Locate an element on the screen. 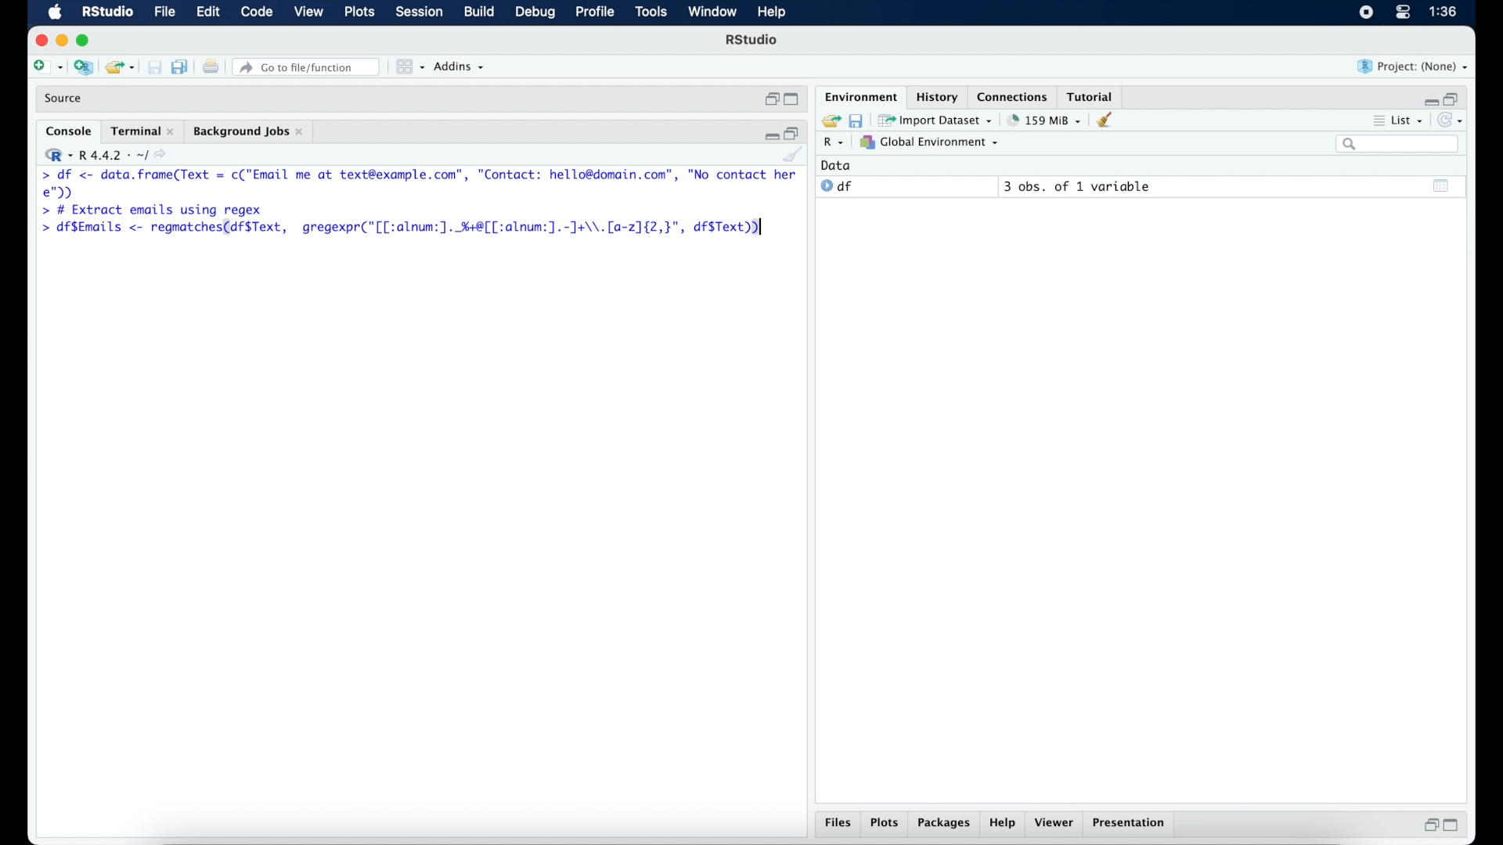  > df$Emails <- regmatches(df$Text, gregexpr("[[:alnum:]. %+8[[:alnum:].-]J+\\.[a-2]{2,}", df$Text)) is located at coordinates (409, 228).